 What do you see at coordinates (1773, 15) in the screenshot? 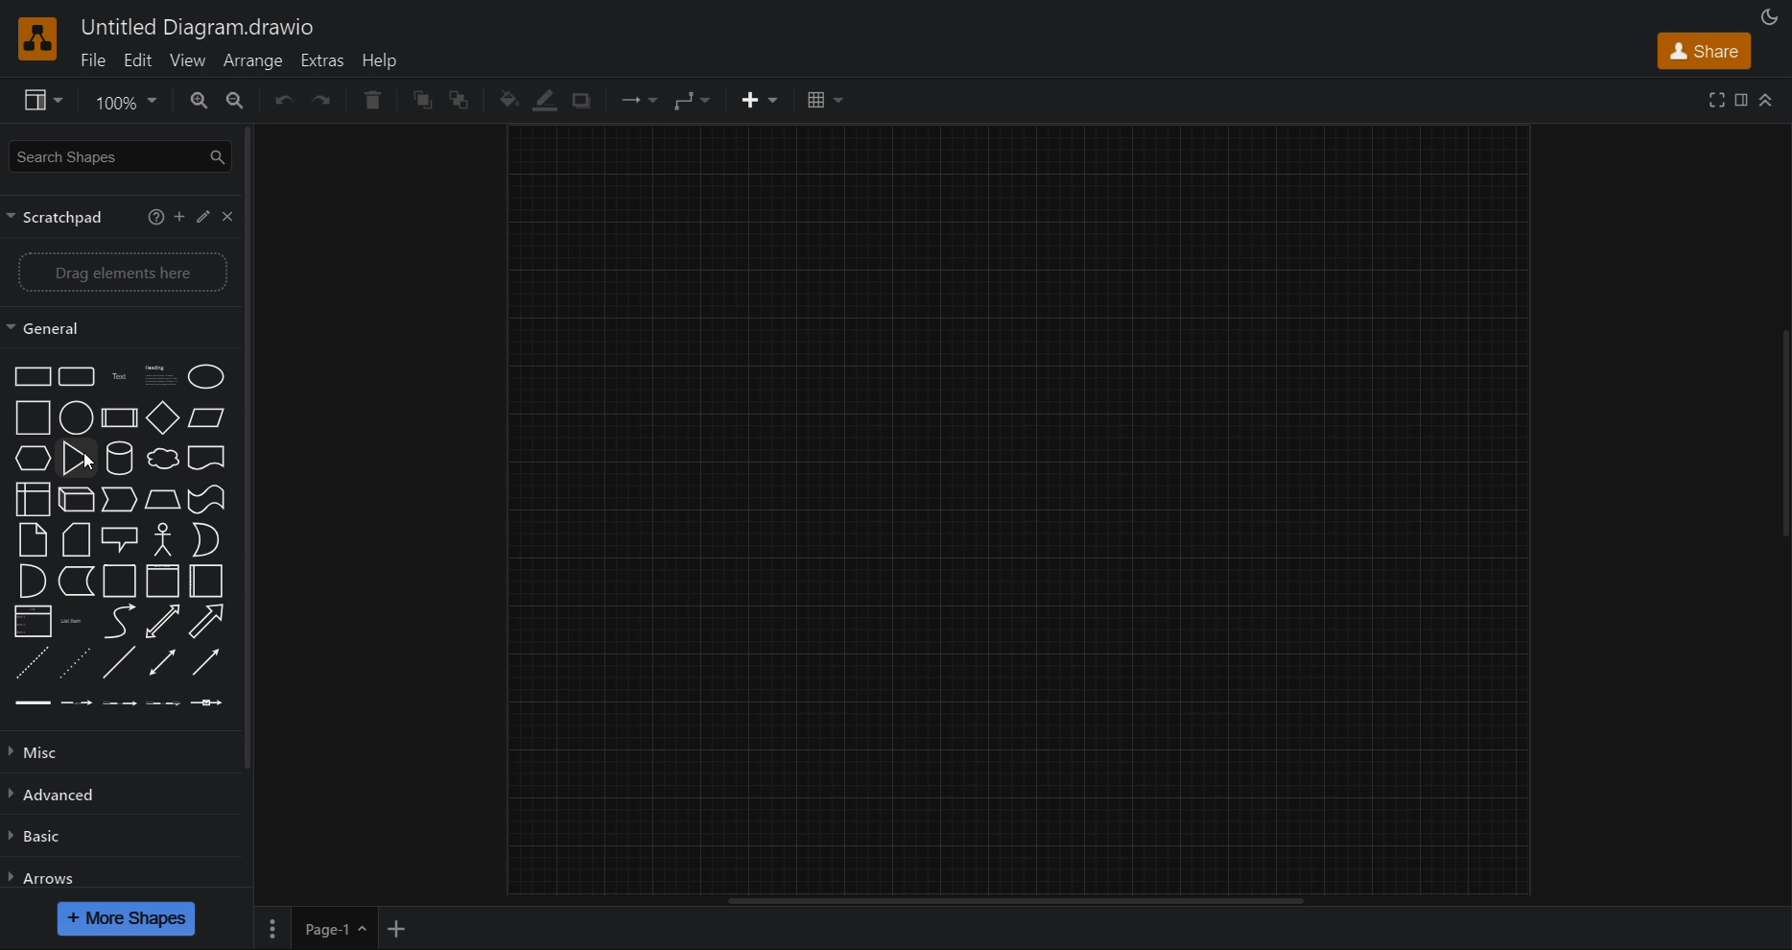
I see `Appearance` at bounding box center [1773, 15].